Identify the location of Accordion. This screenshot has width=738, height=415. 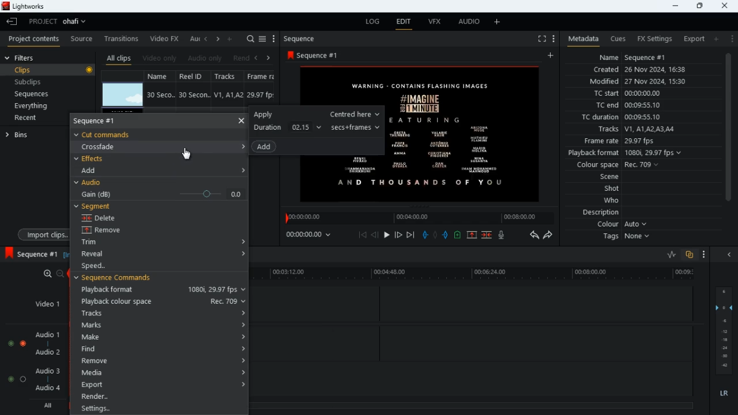
(240, 238).